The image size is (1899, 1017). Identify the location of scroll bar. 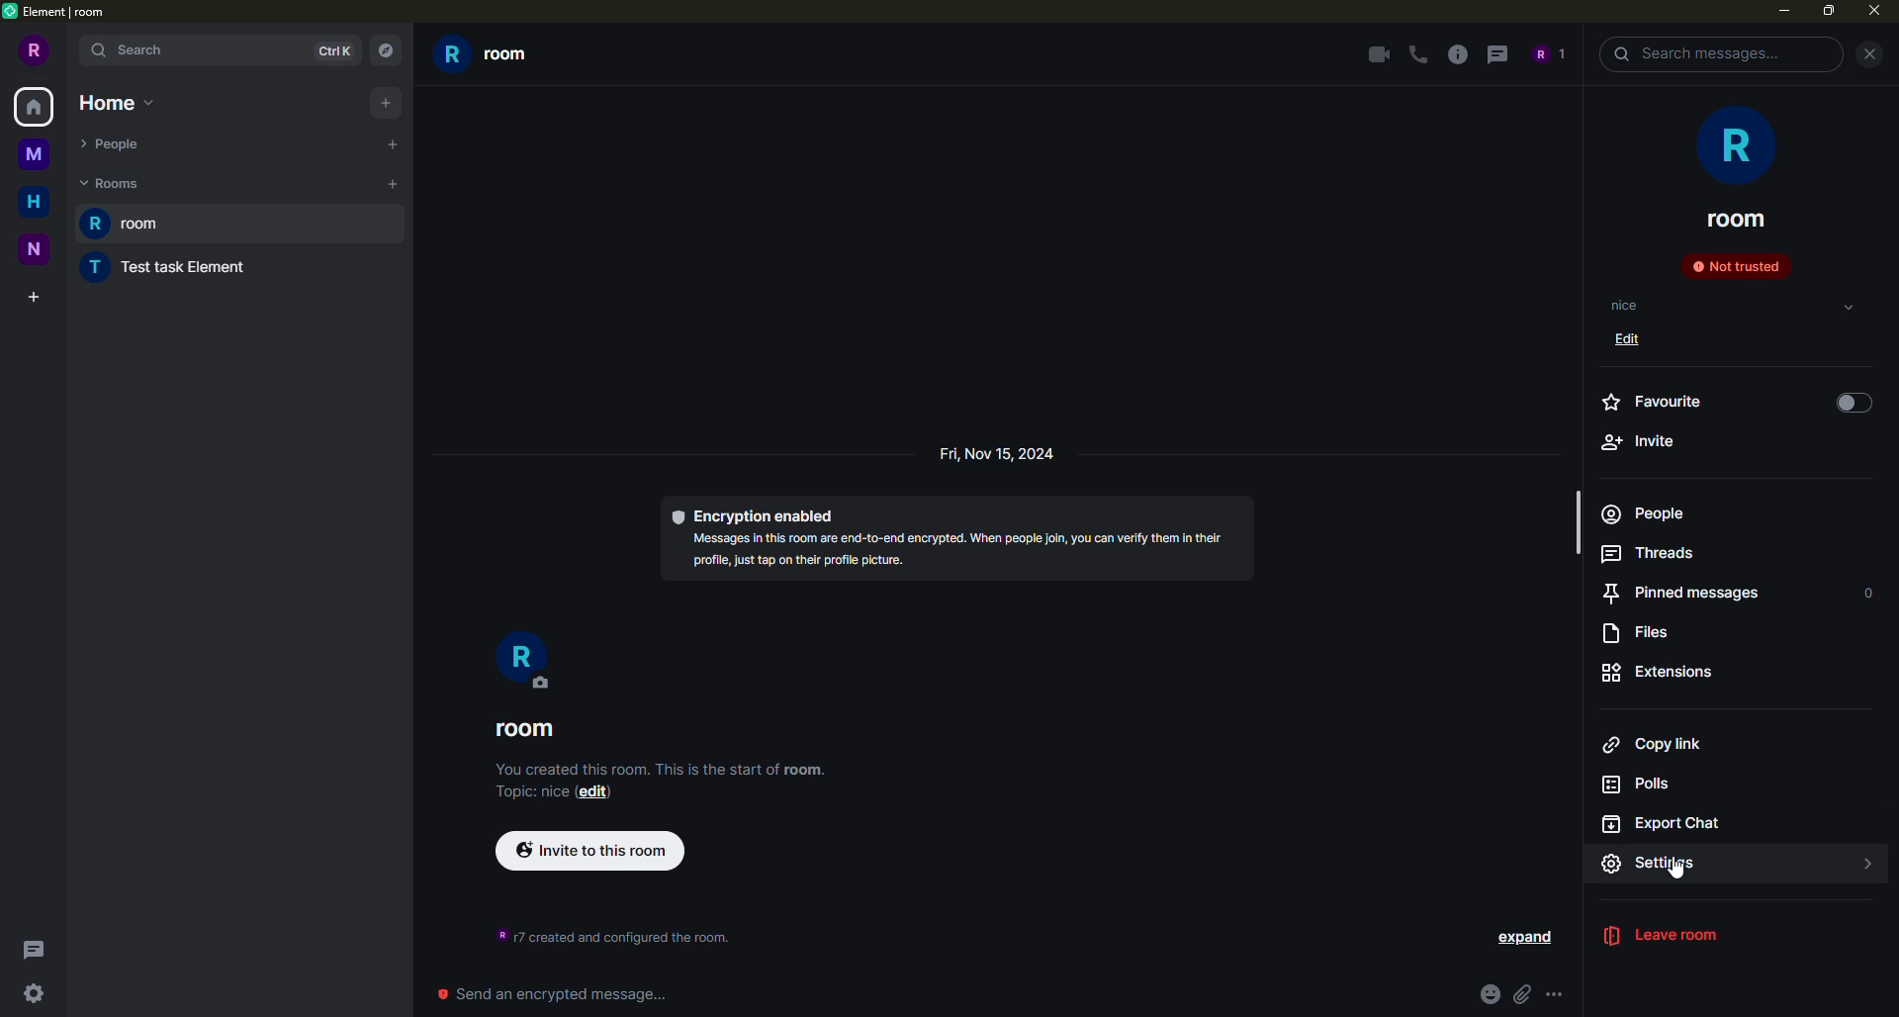
(1577, 530).